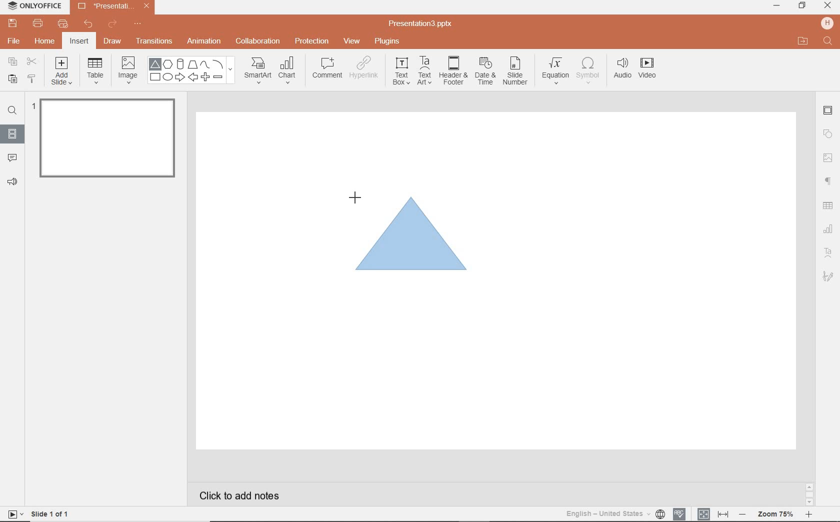 The image size is (840, 522). Describe the element at coordinates (261, 42) in the screenshot. I see `COLLABORATION` at that location.